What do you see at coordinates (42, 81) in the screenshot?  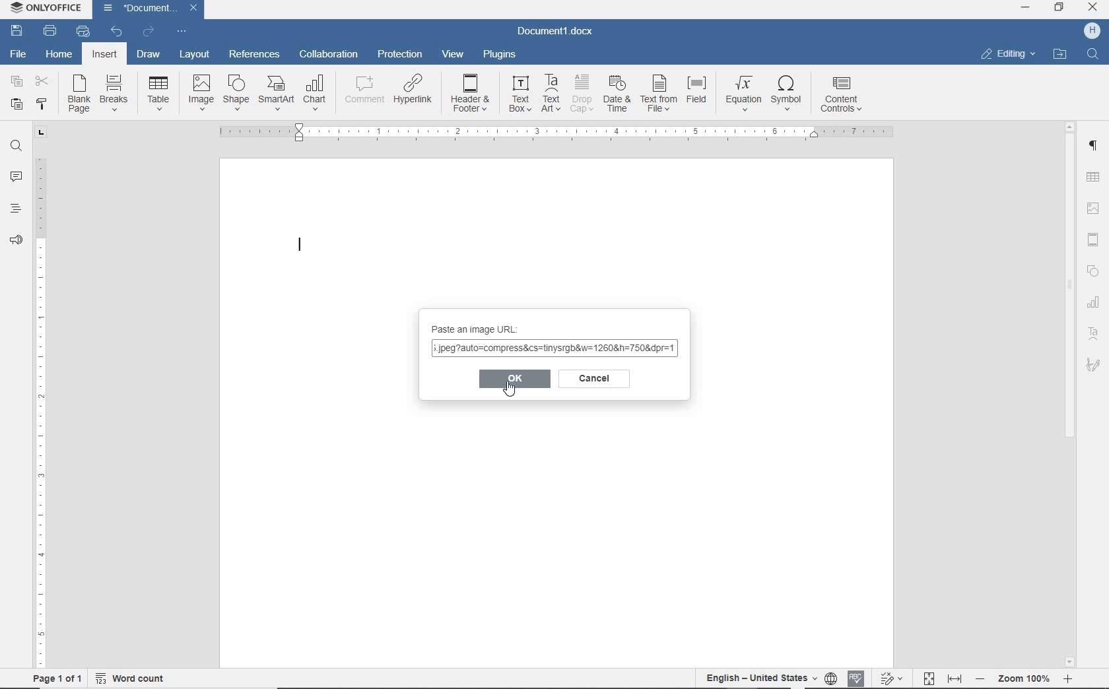 I see `cut` at bounding box center [42, 81].